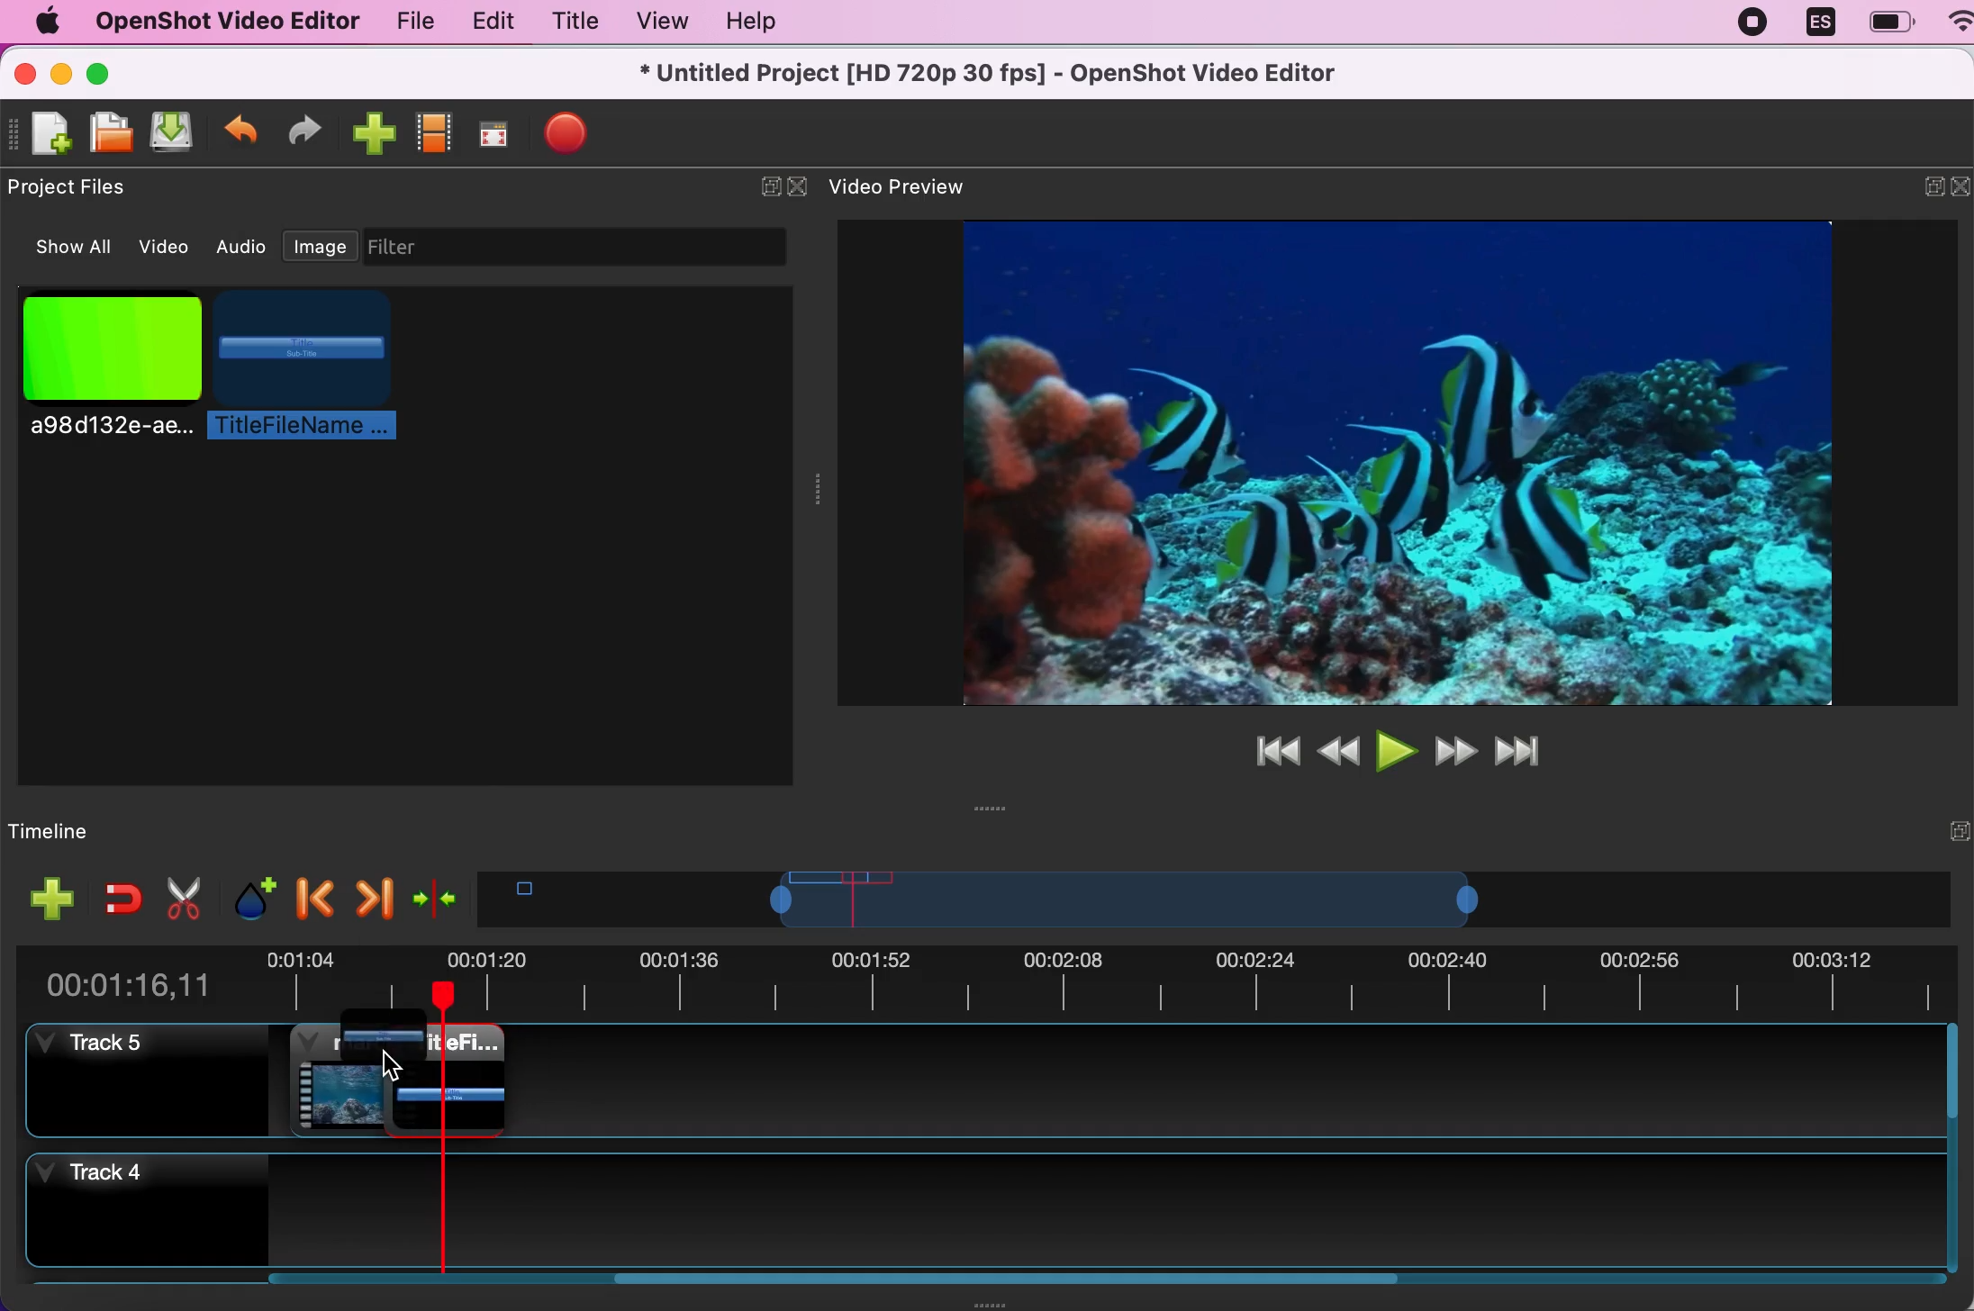 The image size is (1974, 1311). I want to click on clip 1, so click(347, 1079).